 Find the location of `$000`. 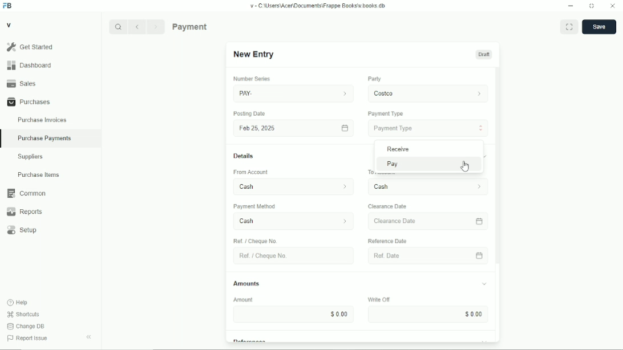

$000 is located at coordinates (296, 314).